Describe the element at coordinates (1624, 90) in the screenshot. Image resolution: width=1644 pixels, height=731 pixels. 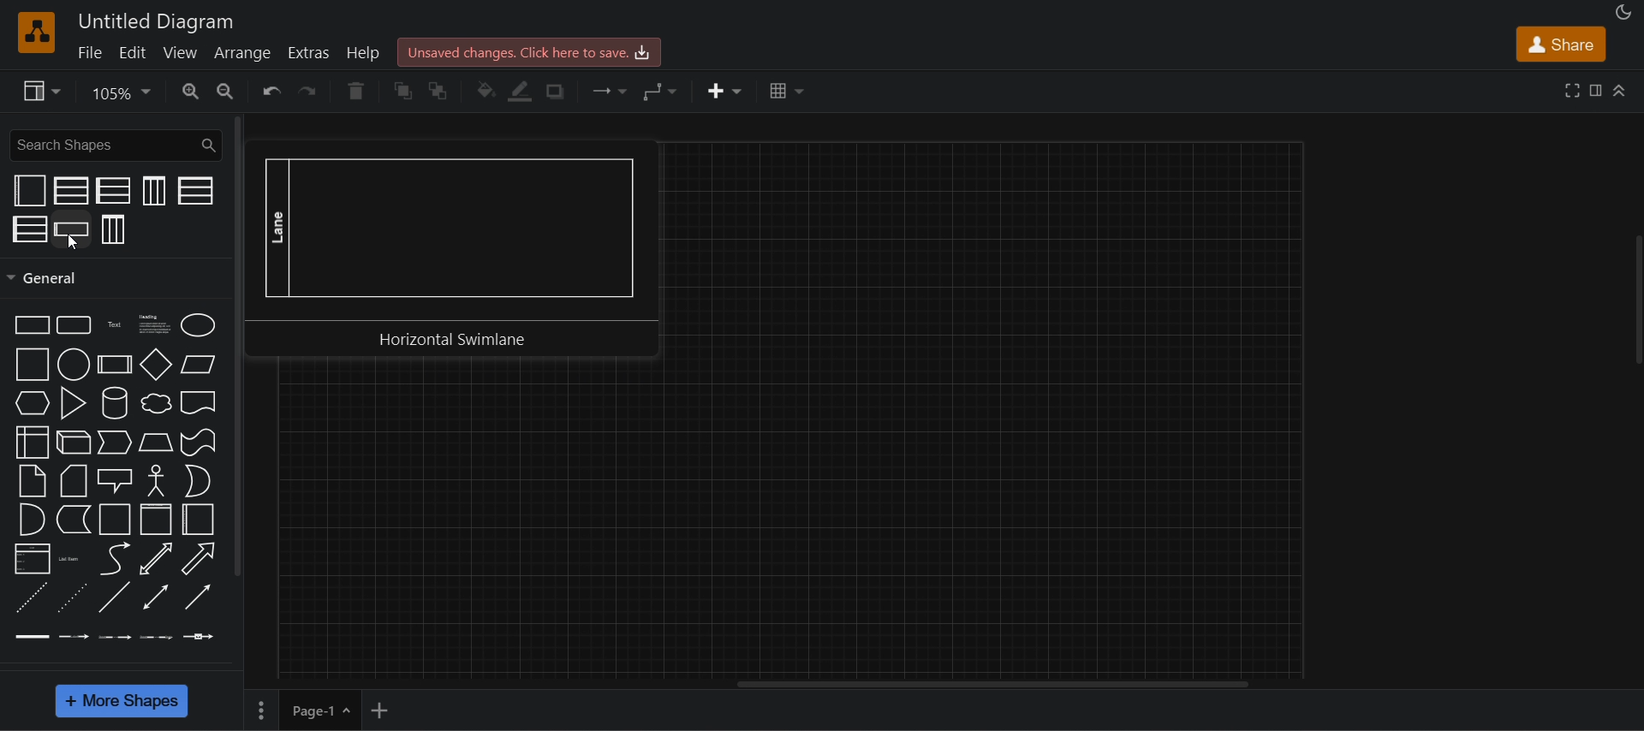
I see `collapase/expand` at that location.